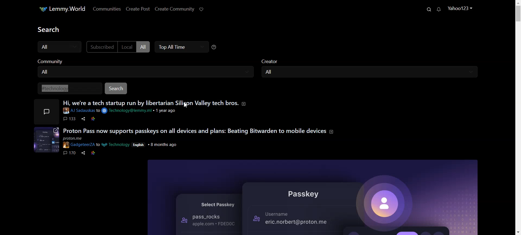 The height and width of the screenshot is (235, 521). What do you see at coordinates (98, 110) in the screenshot?
I see `to` at bounding box center [98, 110].